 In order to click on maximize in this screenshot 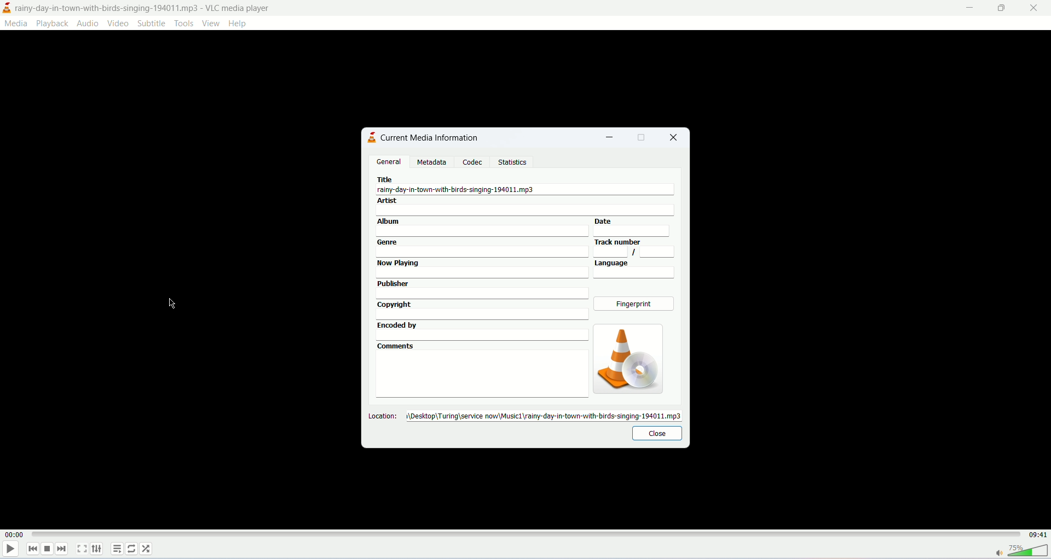, I will do `click(1002, 9)`.